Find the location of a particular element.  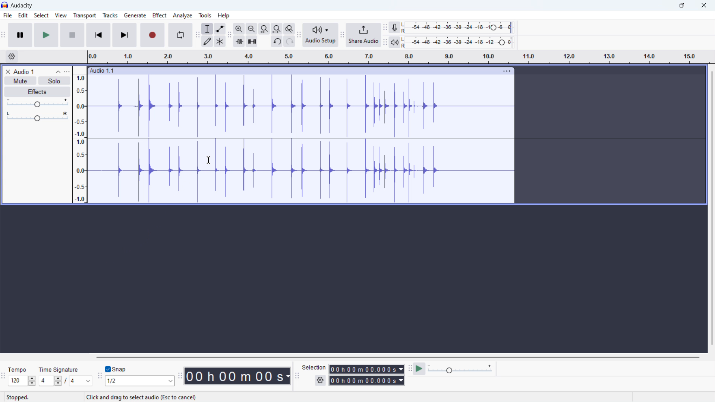

select is located at coordinates (41, 15).